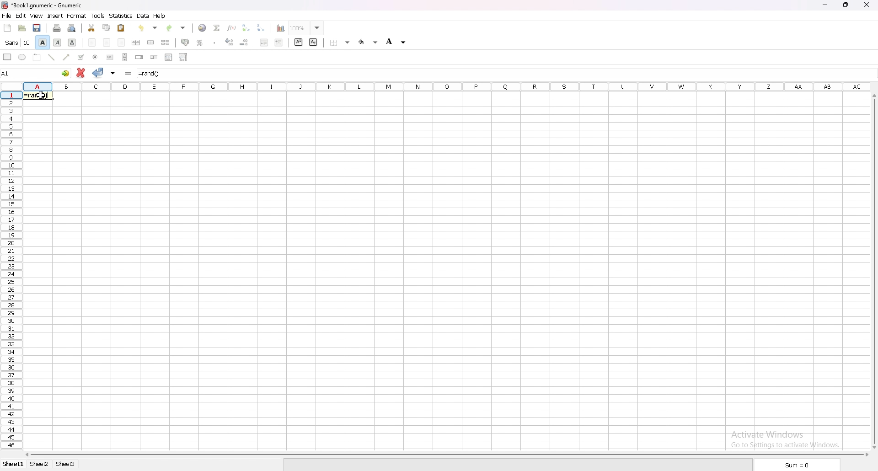 The height and width of the screenshot is (471, 878). What do you see at coordinates (229, 42) in the screenshot?
I see `increase decimal` at bounding box center [229, 42].